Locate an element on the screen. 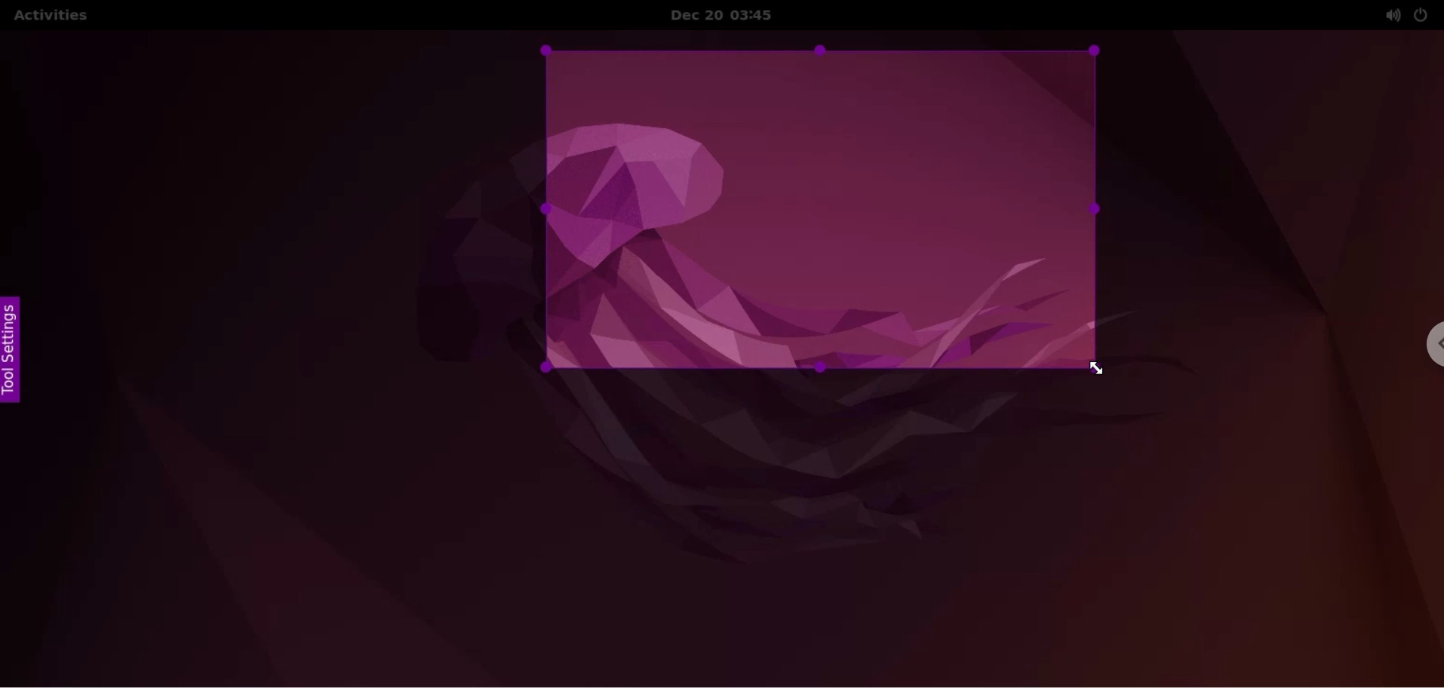 This screenshot has height=688, width=1444. tool settings is located at coordinates (17, 350).